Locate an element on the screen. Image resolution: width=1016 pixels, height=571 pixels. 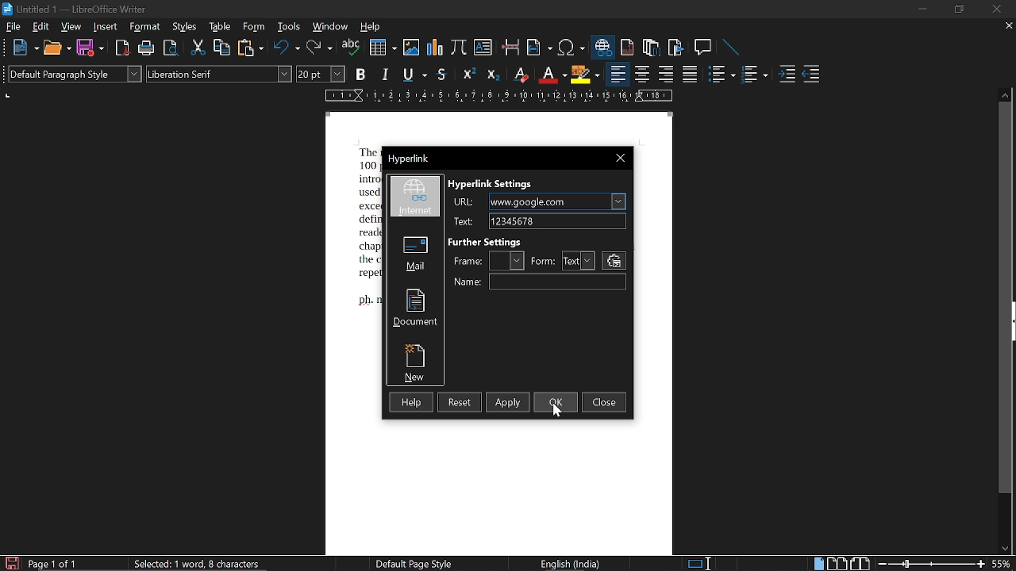
align right is located at coordinates (665, 75).